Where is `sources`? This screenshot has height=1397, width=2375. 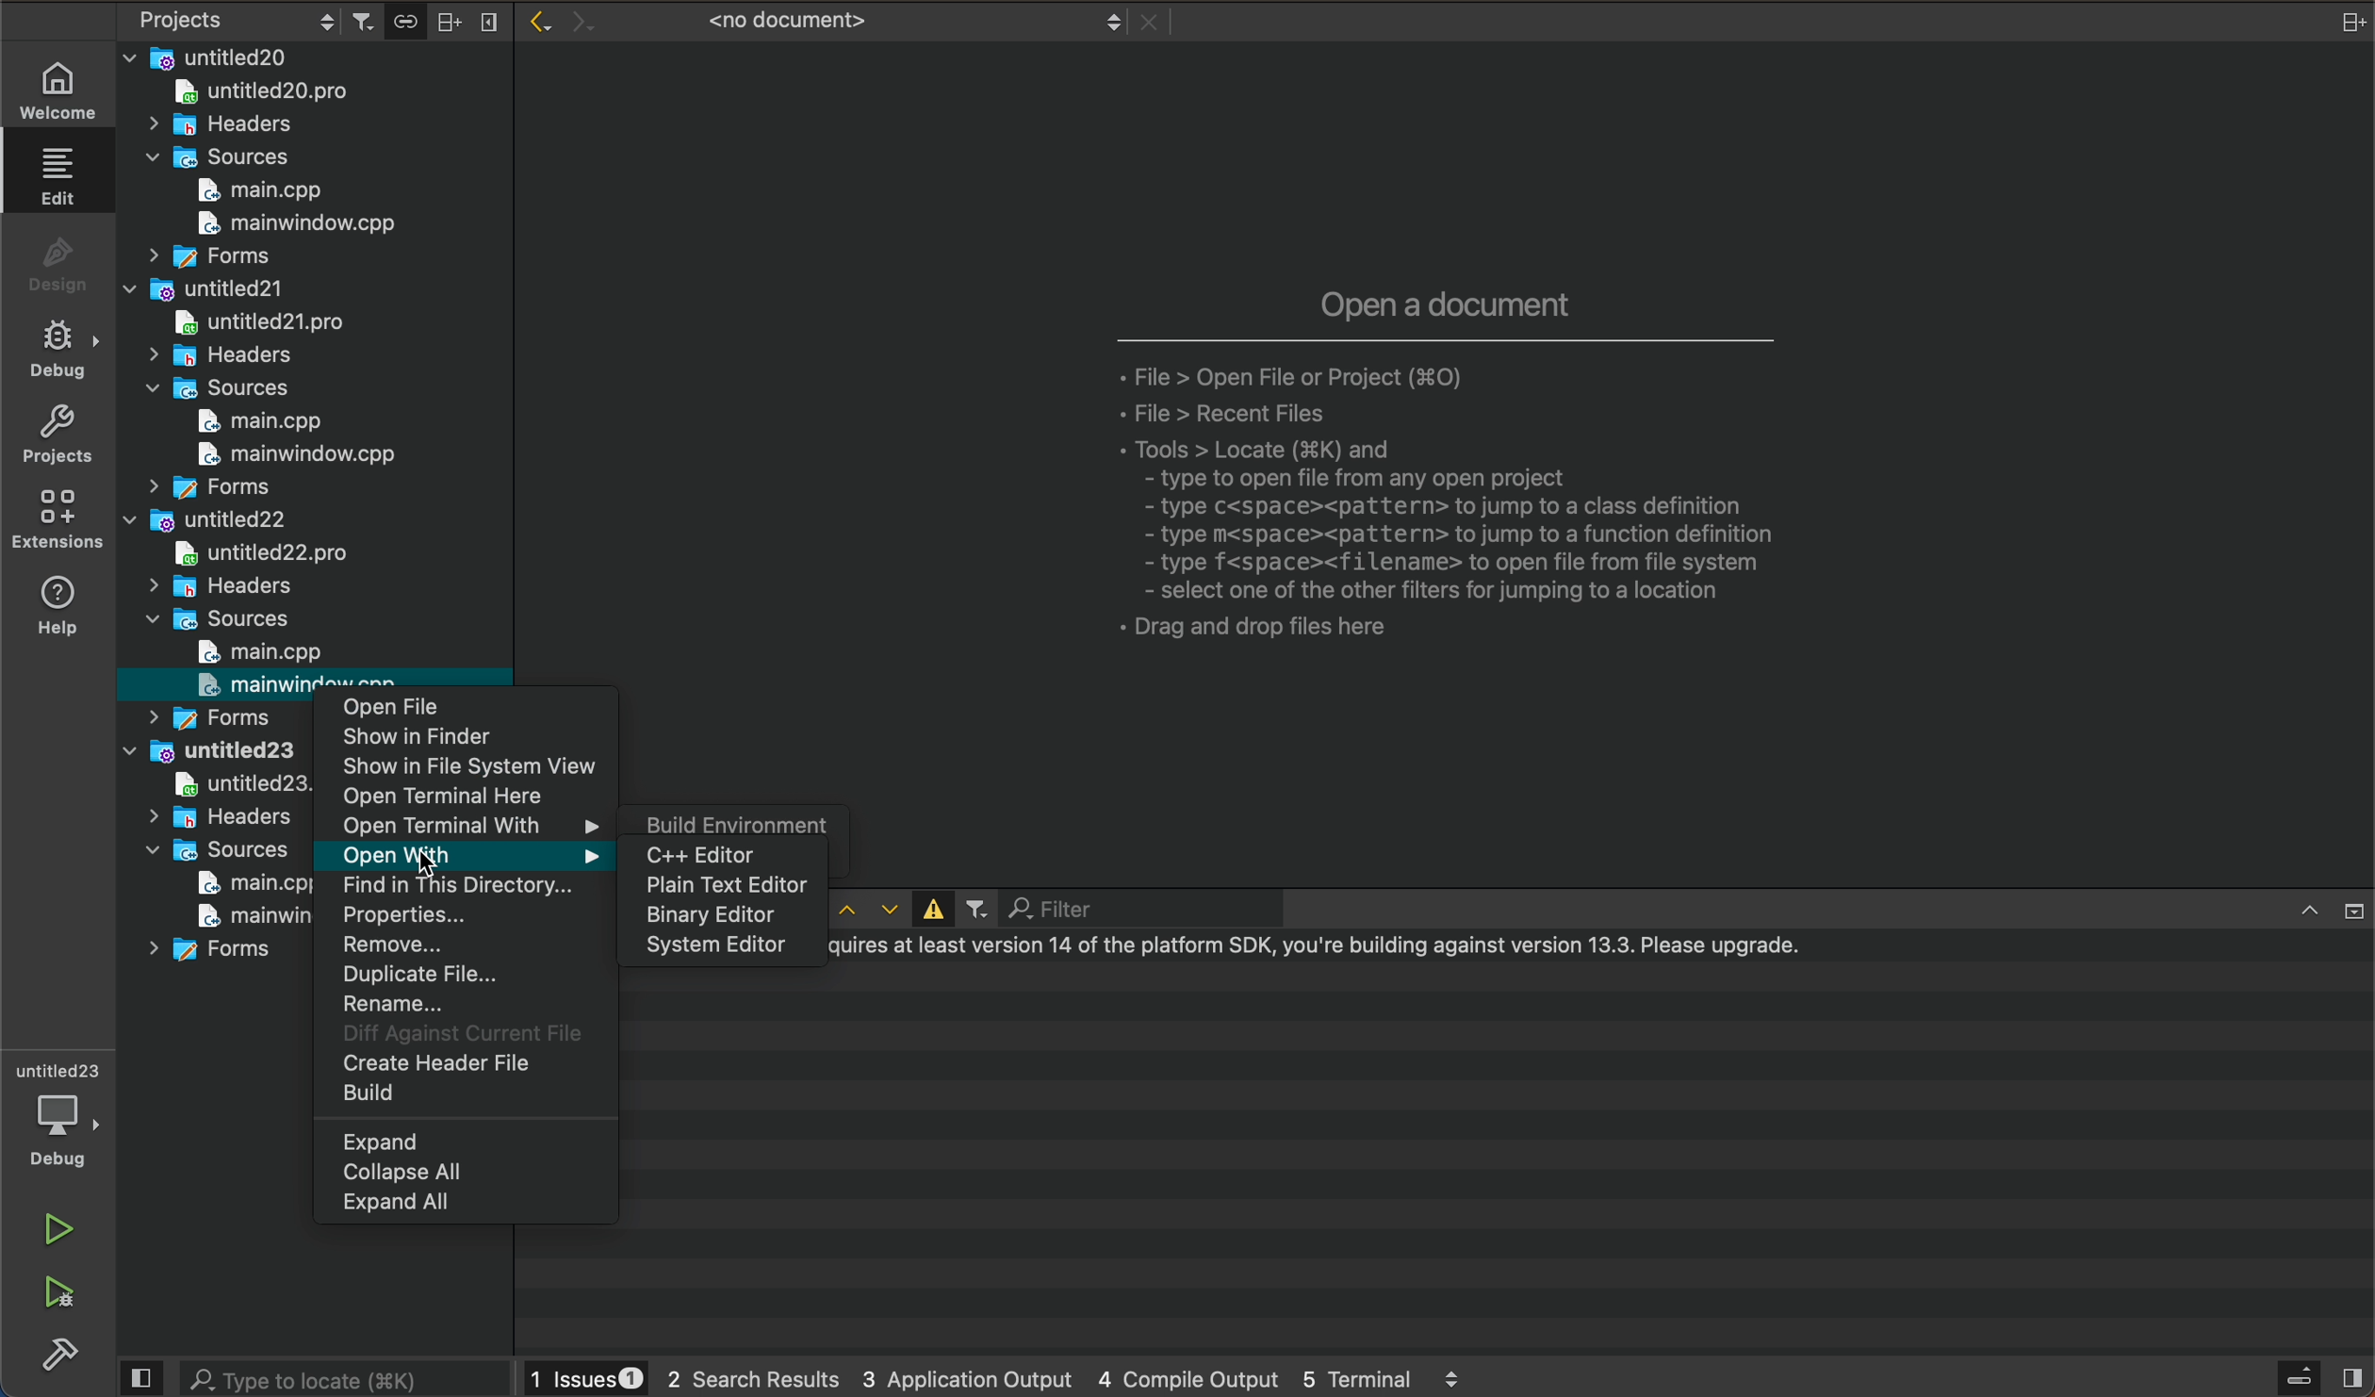 sources is located at coordinates (224, 620).